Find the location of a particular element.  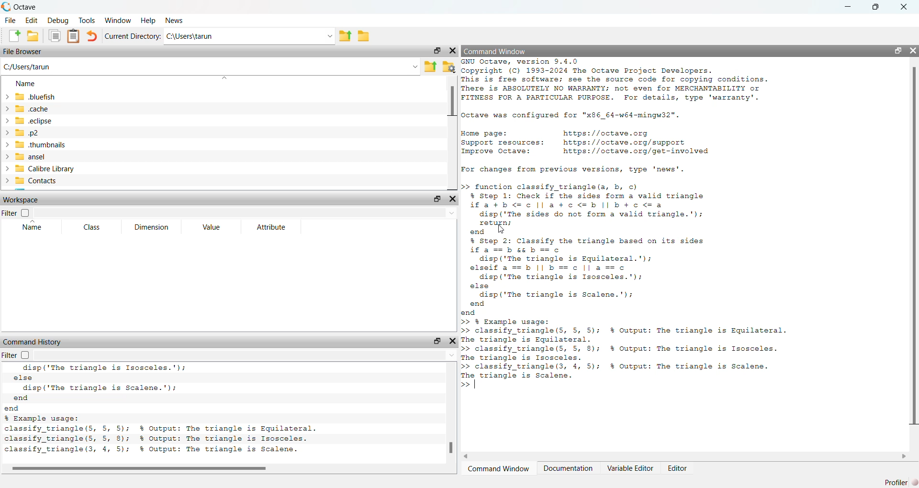

class is located at coordinates (92, 227).